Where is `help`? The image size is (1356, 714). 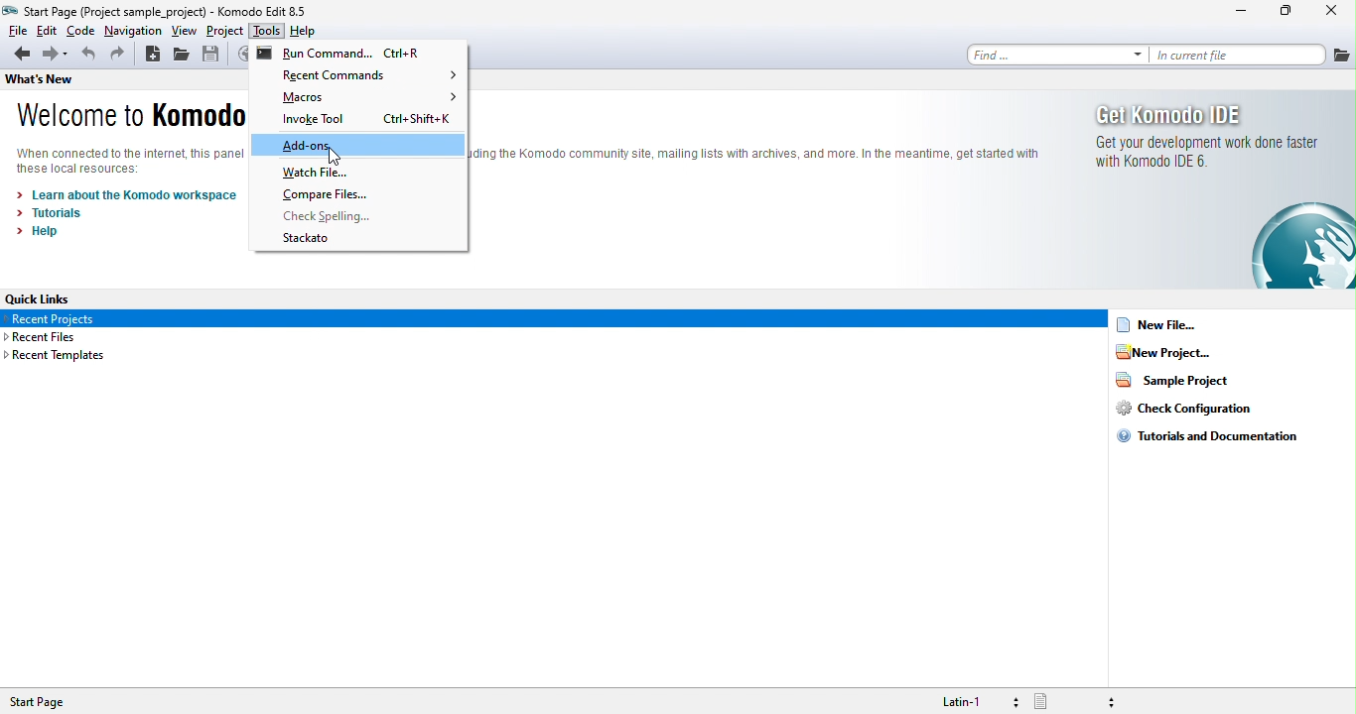
help is located at coordinates (314, 31).